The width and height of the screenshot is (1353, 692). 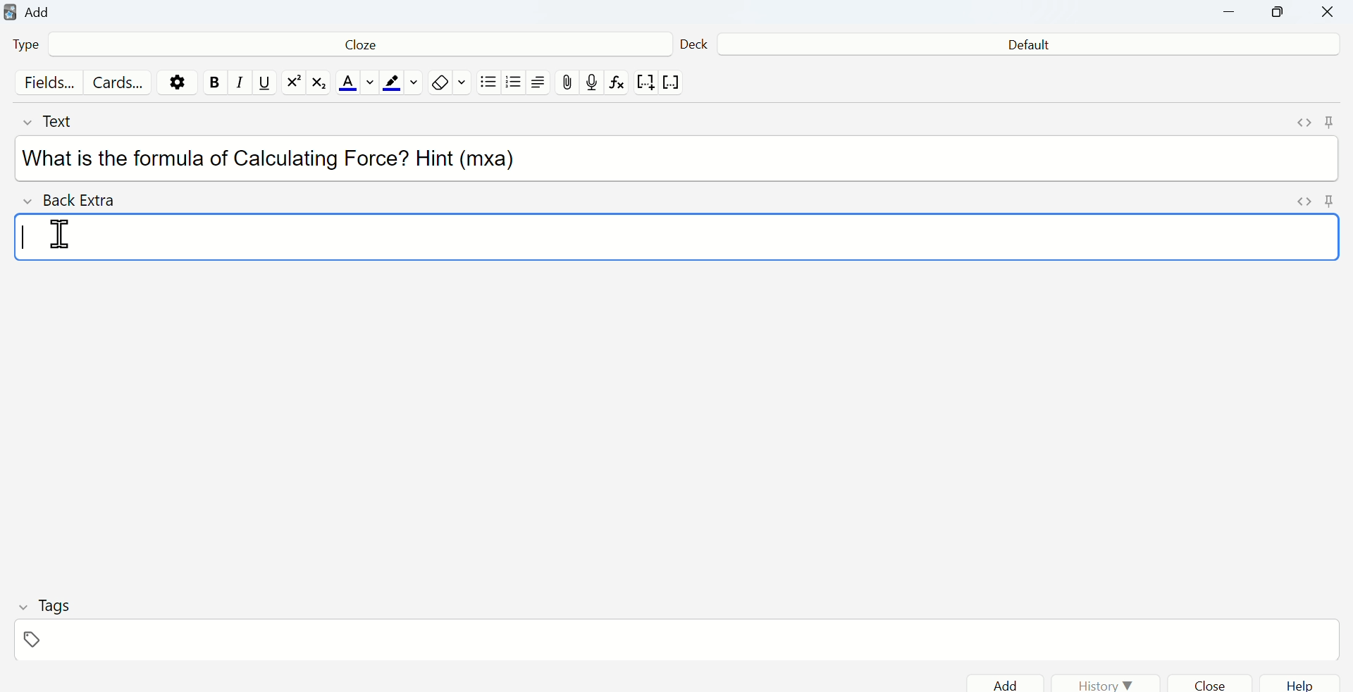 What do you see at coordinates (1330, 121) in the screenshot?
I see `Pin` at bounding box center [1330, 121].